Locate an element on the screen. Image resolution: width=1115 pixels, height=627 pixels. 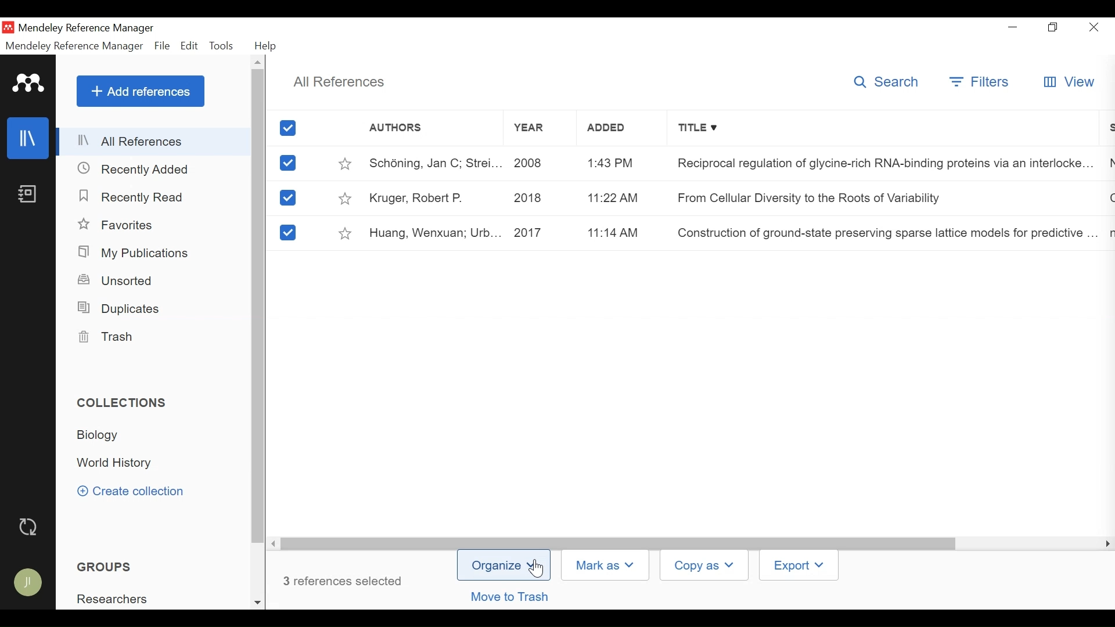
2008 is located at coordinates (538, 162).